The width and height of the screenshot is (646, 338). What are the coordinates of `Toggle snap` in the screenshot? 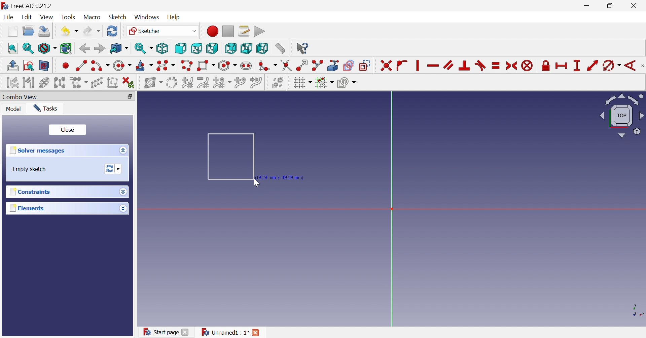 It's located at (324, 83).